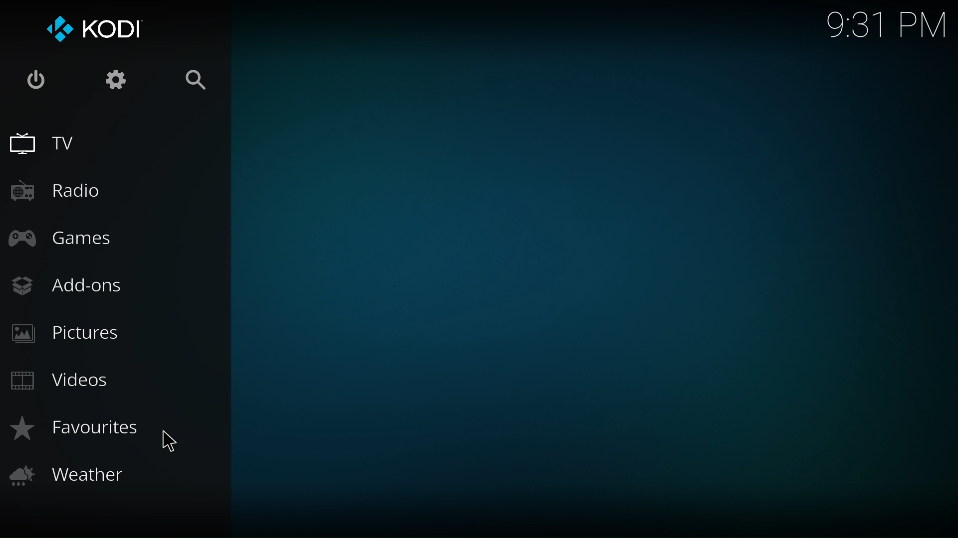 Image resolution: width=958 pixels, height=538 pixels. Describe the element at coordinates (174, 444) in the screenshot. I see `cursor` at that location.